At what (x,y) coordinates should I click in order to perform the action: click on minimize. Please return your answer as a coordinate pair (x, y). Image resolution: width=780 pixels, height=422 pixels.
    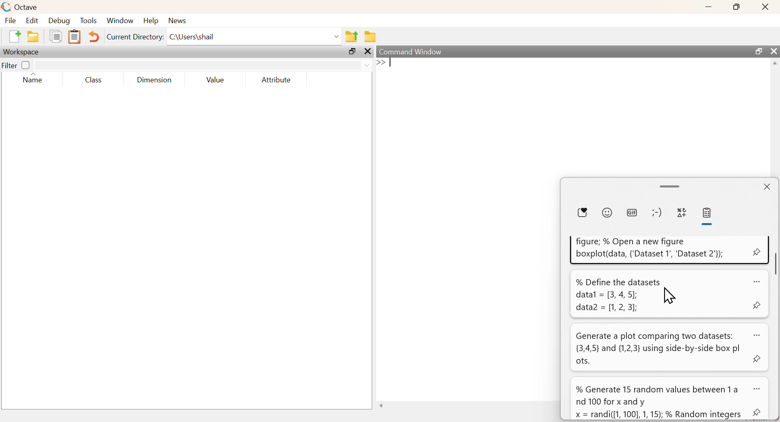
    Looking at the image, I should click on (708, 6).